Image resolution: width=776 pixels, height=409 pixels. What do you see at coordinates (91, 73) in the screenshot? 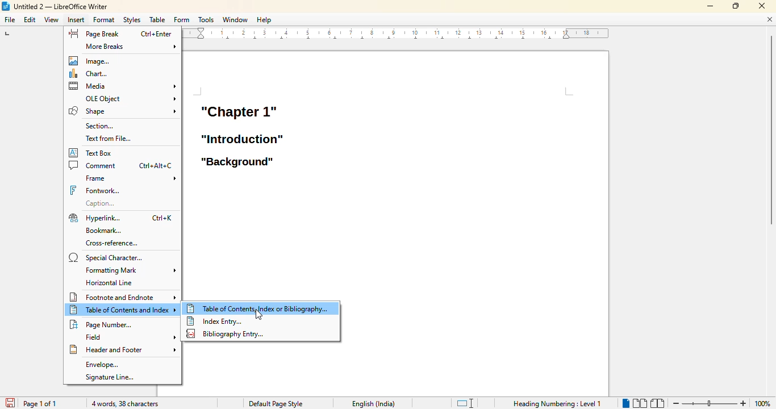
I see `chart` at bounding box center [91, 73].